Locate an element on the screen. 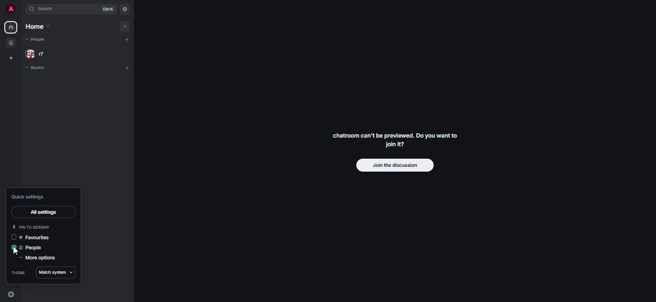 This screenshot has width=656, height=302. search is located at coordinates (46, 9).